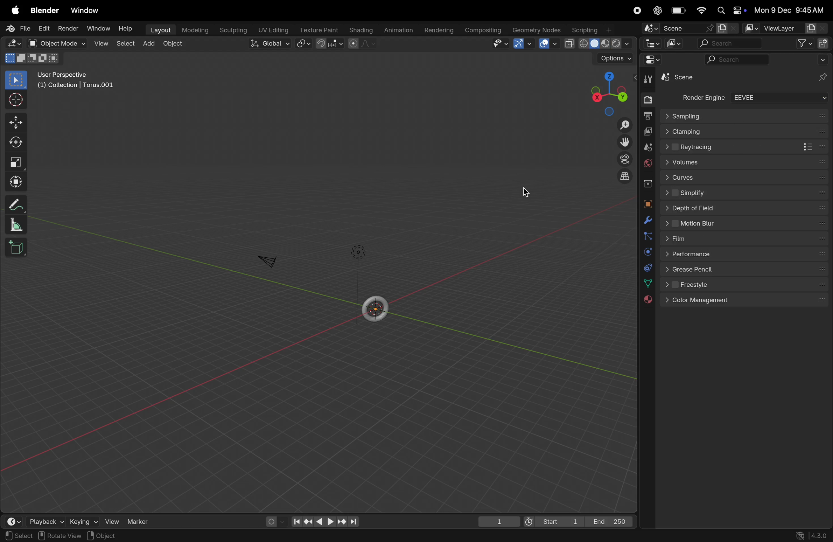 This screenshot has height=542, width=833. I want to click on object mode, so click(57, 44).